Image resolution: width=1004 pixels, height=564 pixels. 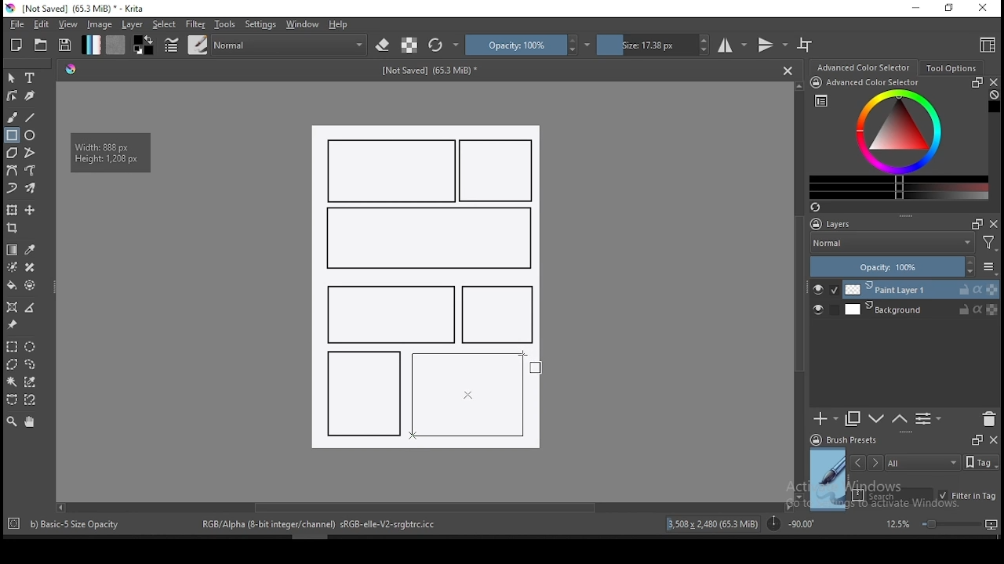 What do you see at coordinates (653, 45) in the screenshot?
I see `size` at bounding box center [653, 45].